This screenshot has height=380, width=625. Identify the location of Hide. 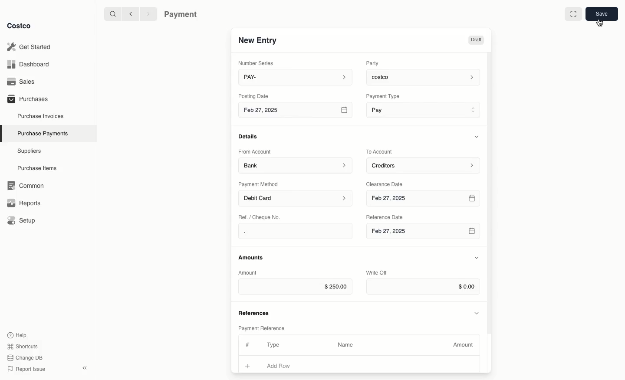
(478, 136).